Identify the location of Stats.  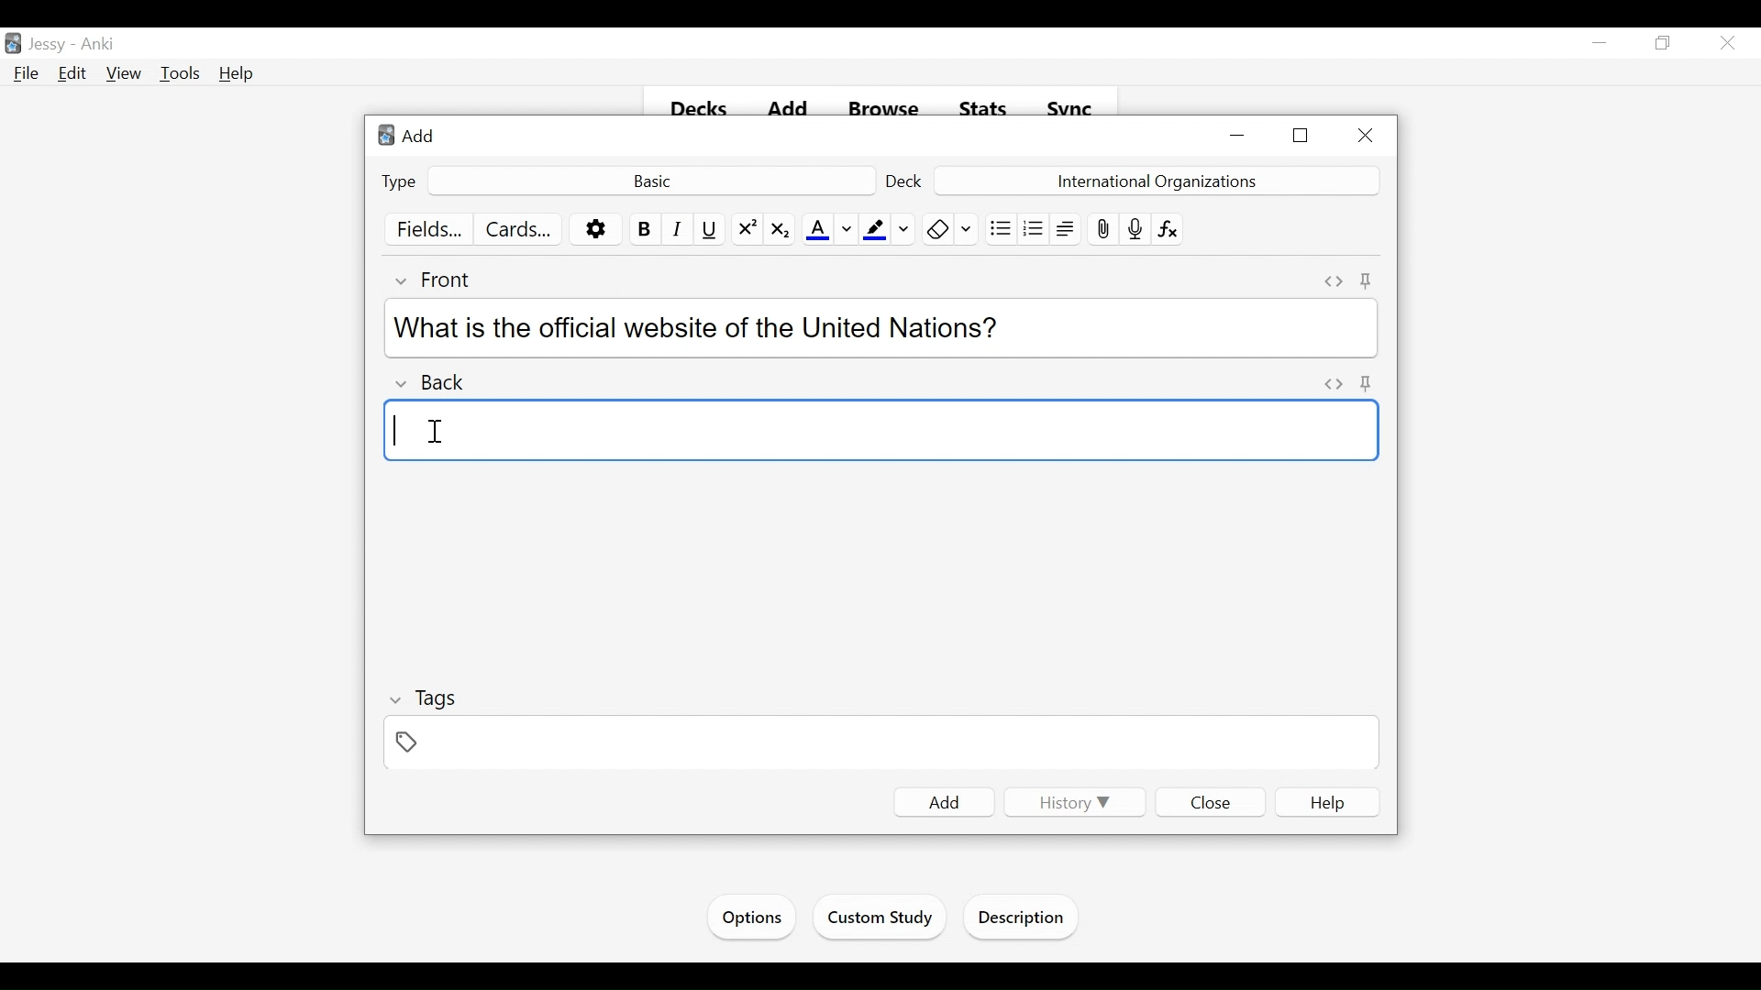
(981, 106).